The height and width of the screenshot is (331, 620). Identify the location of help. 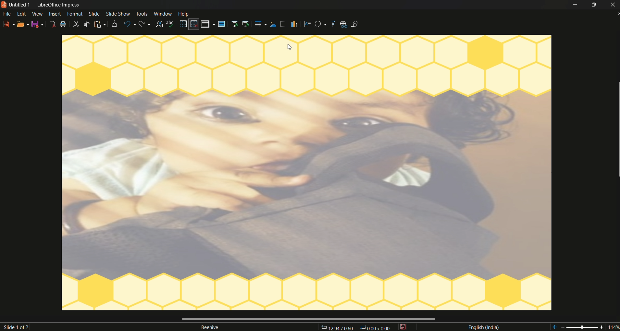
(185, 14).